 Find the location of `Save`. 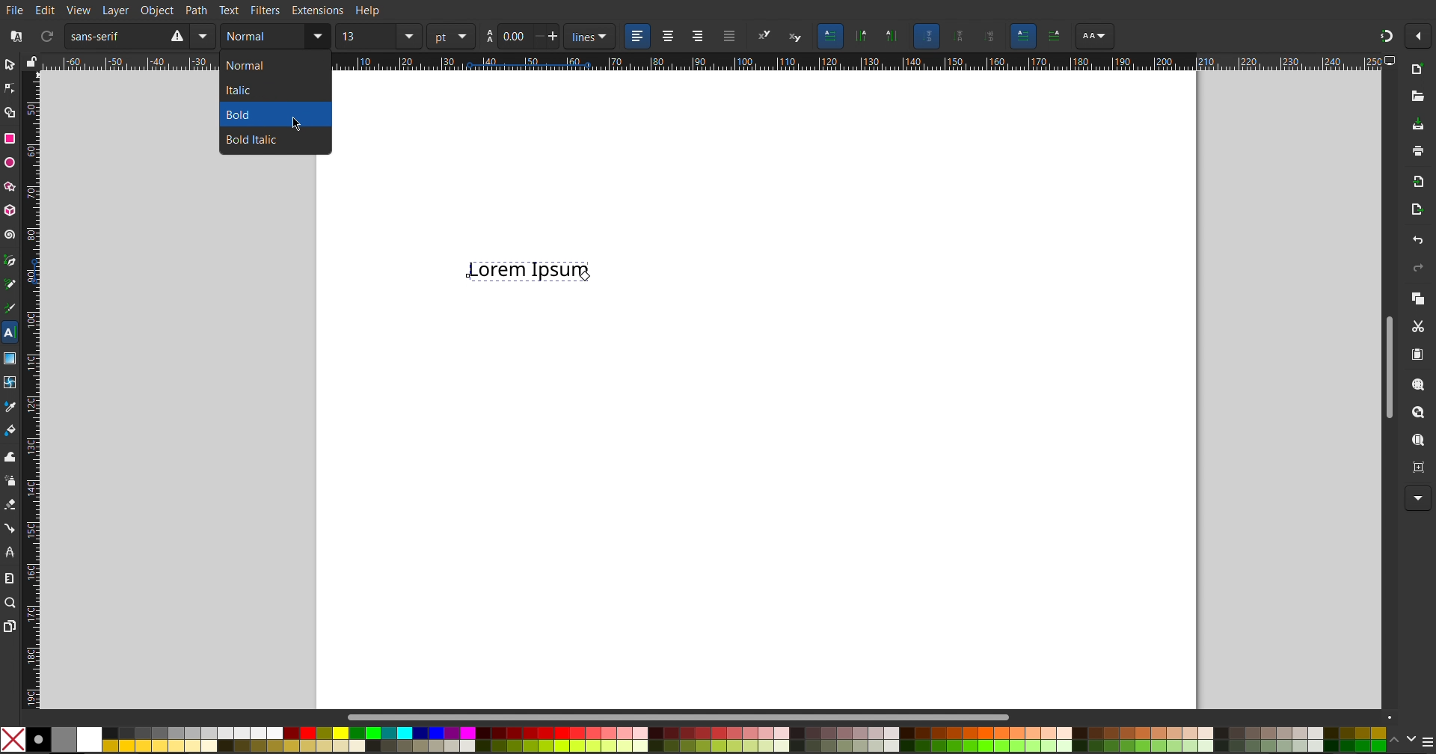

Save is located at coordinates (1418, 126).